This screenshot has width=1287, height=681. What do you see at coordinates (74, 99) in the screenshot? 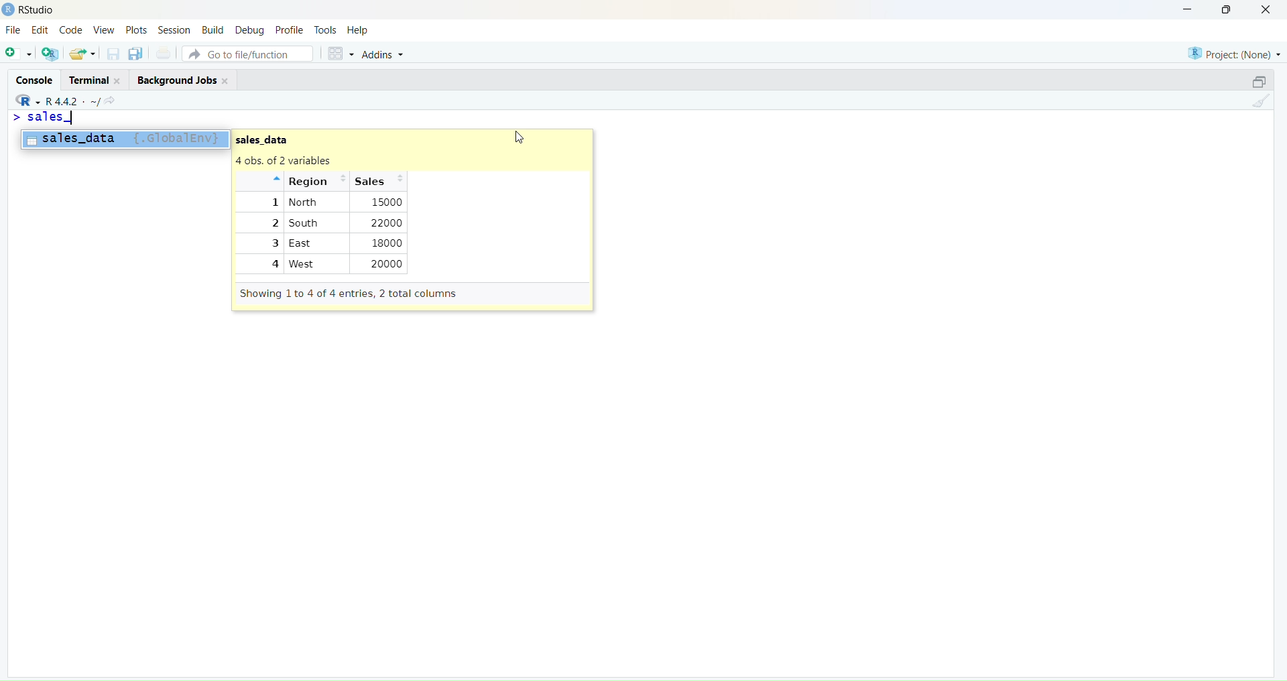
I see `- R442 - ~/` at bounding box center [74, 99].